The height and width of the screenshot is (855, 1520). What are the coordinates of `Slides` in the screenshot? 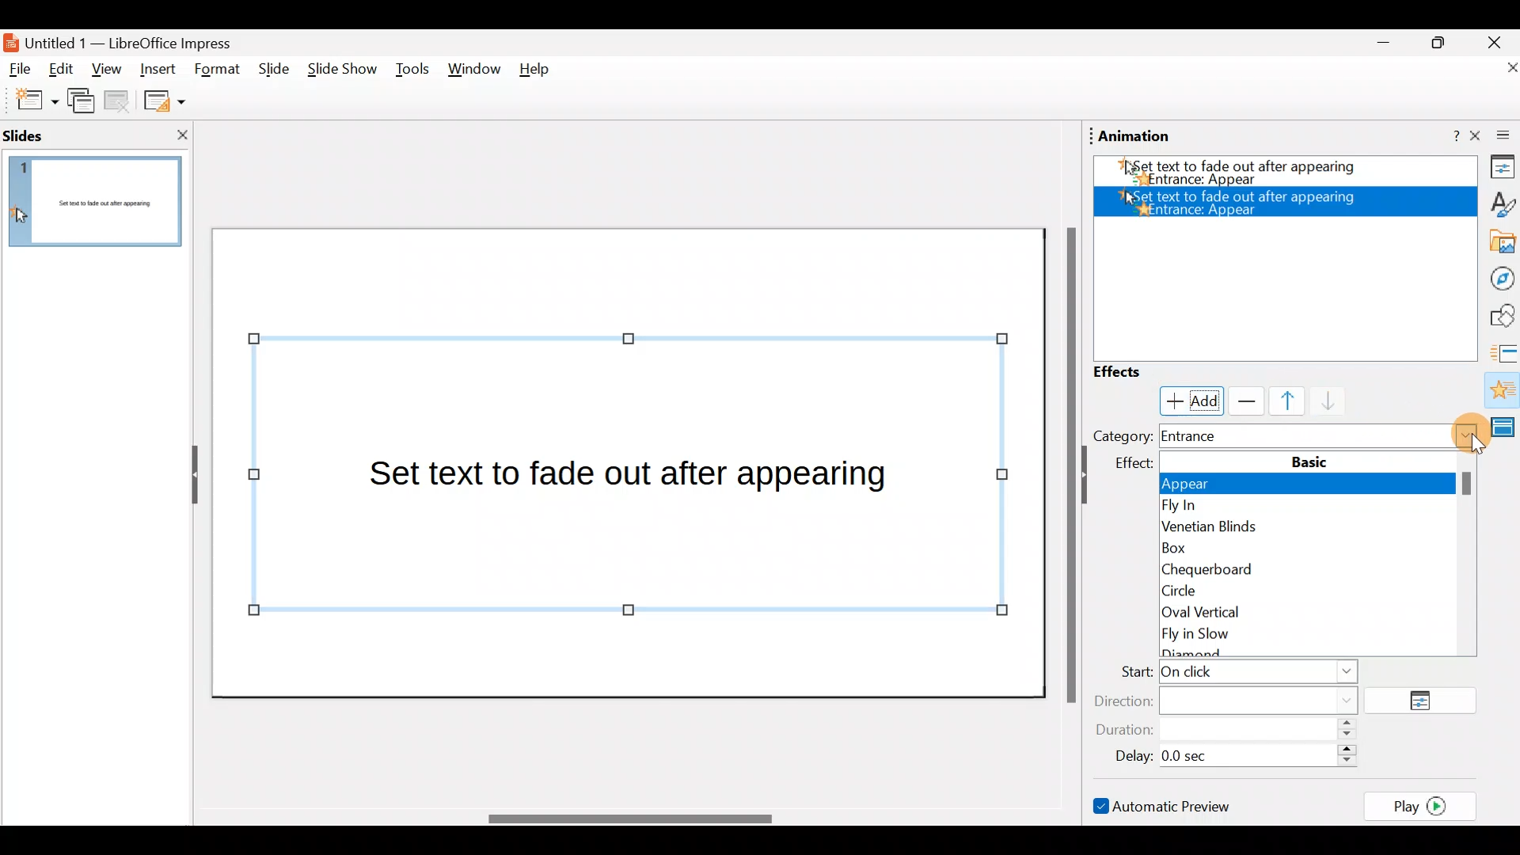 It's located at (51, 135).